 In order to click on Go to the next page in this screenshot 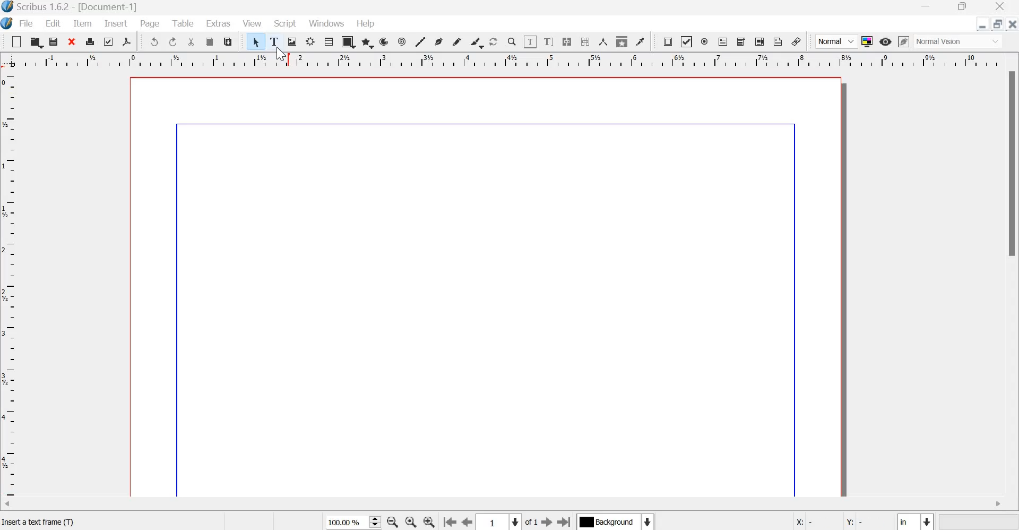, I will do `click(539, 522)`.